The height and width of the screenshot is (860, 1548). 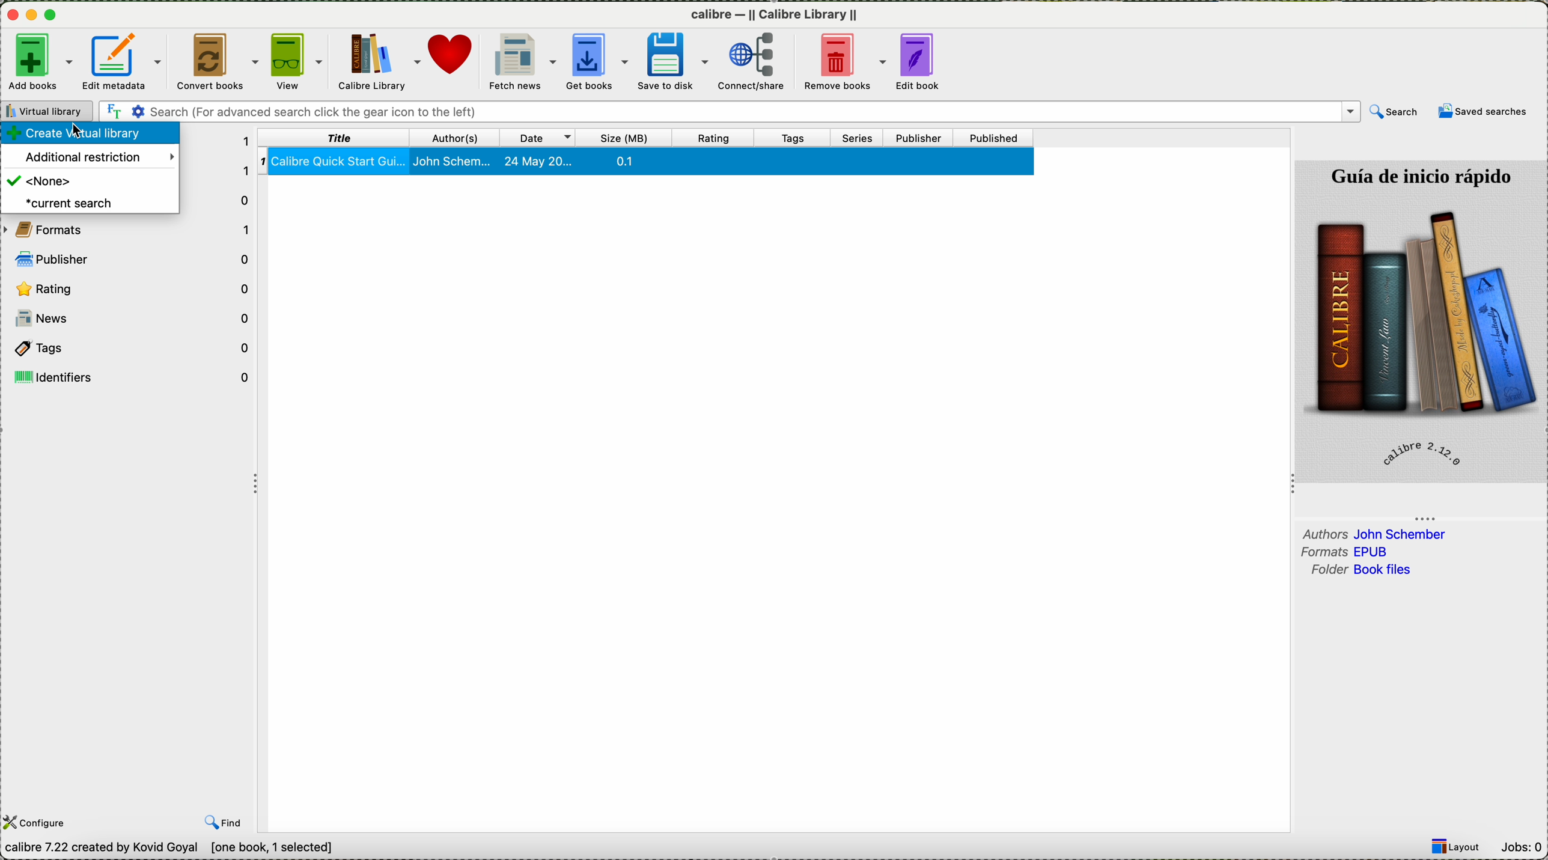 I want to click on publisher, so click(x=133, y=258).